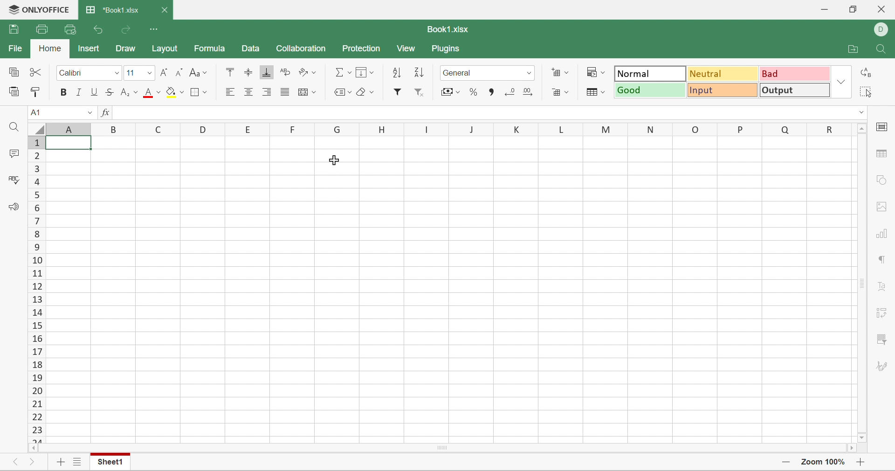 This screenshot has height=471, width=895. I want to click on K, so click(512, 129).